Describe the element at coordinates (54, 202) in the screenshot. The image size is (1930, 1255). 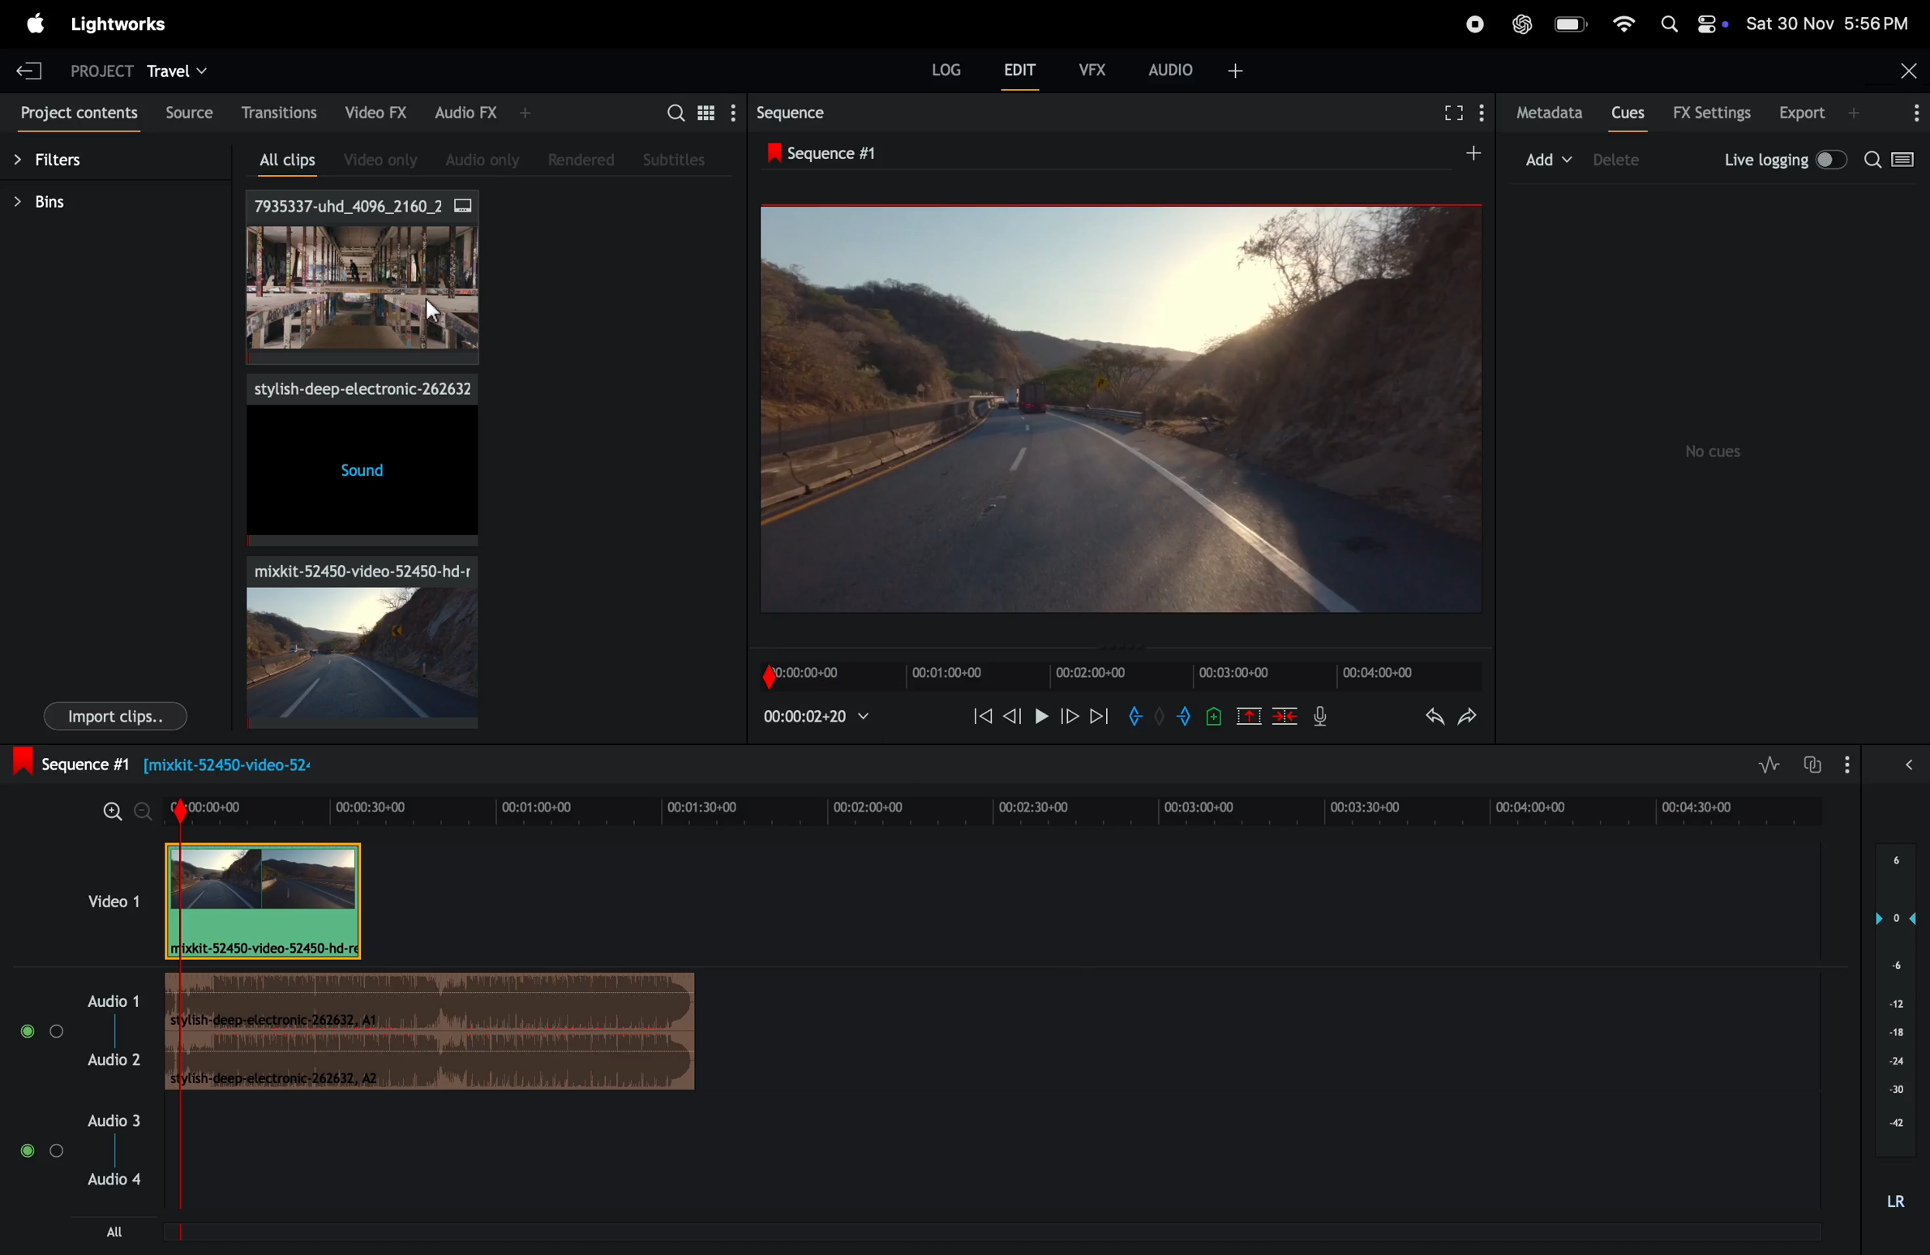
I see `bins` at that location.